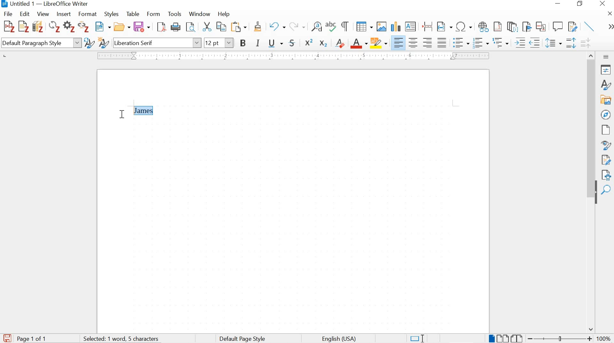 The width and height of the screenshot is (614, 343). What do you see at coordinates (43, 14) in the screenshot?
I see `view` at bounding box center [43, 14].